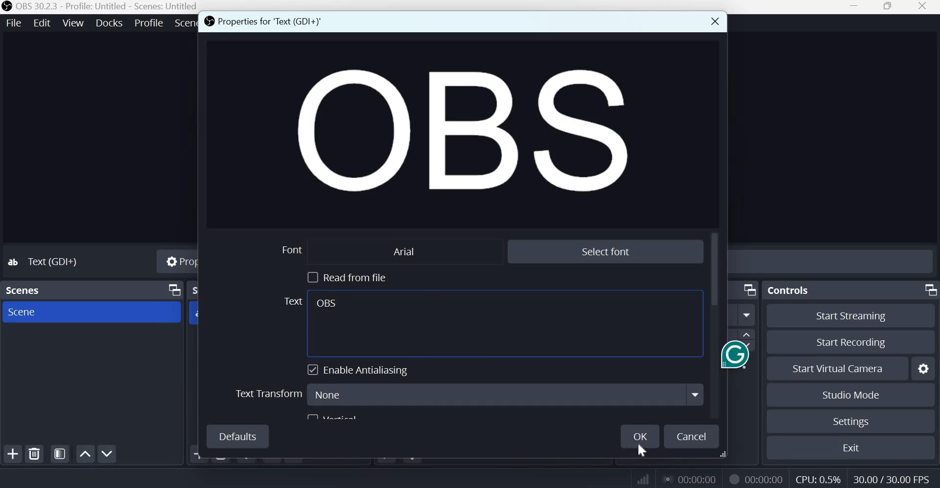 The width and height of the screenshot is (940, 488). Describe the element at coordinates (848, 343) in the screenshot. I see `Start recording` at that location.